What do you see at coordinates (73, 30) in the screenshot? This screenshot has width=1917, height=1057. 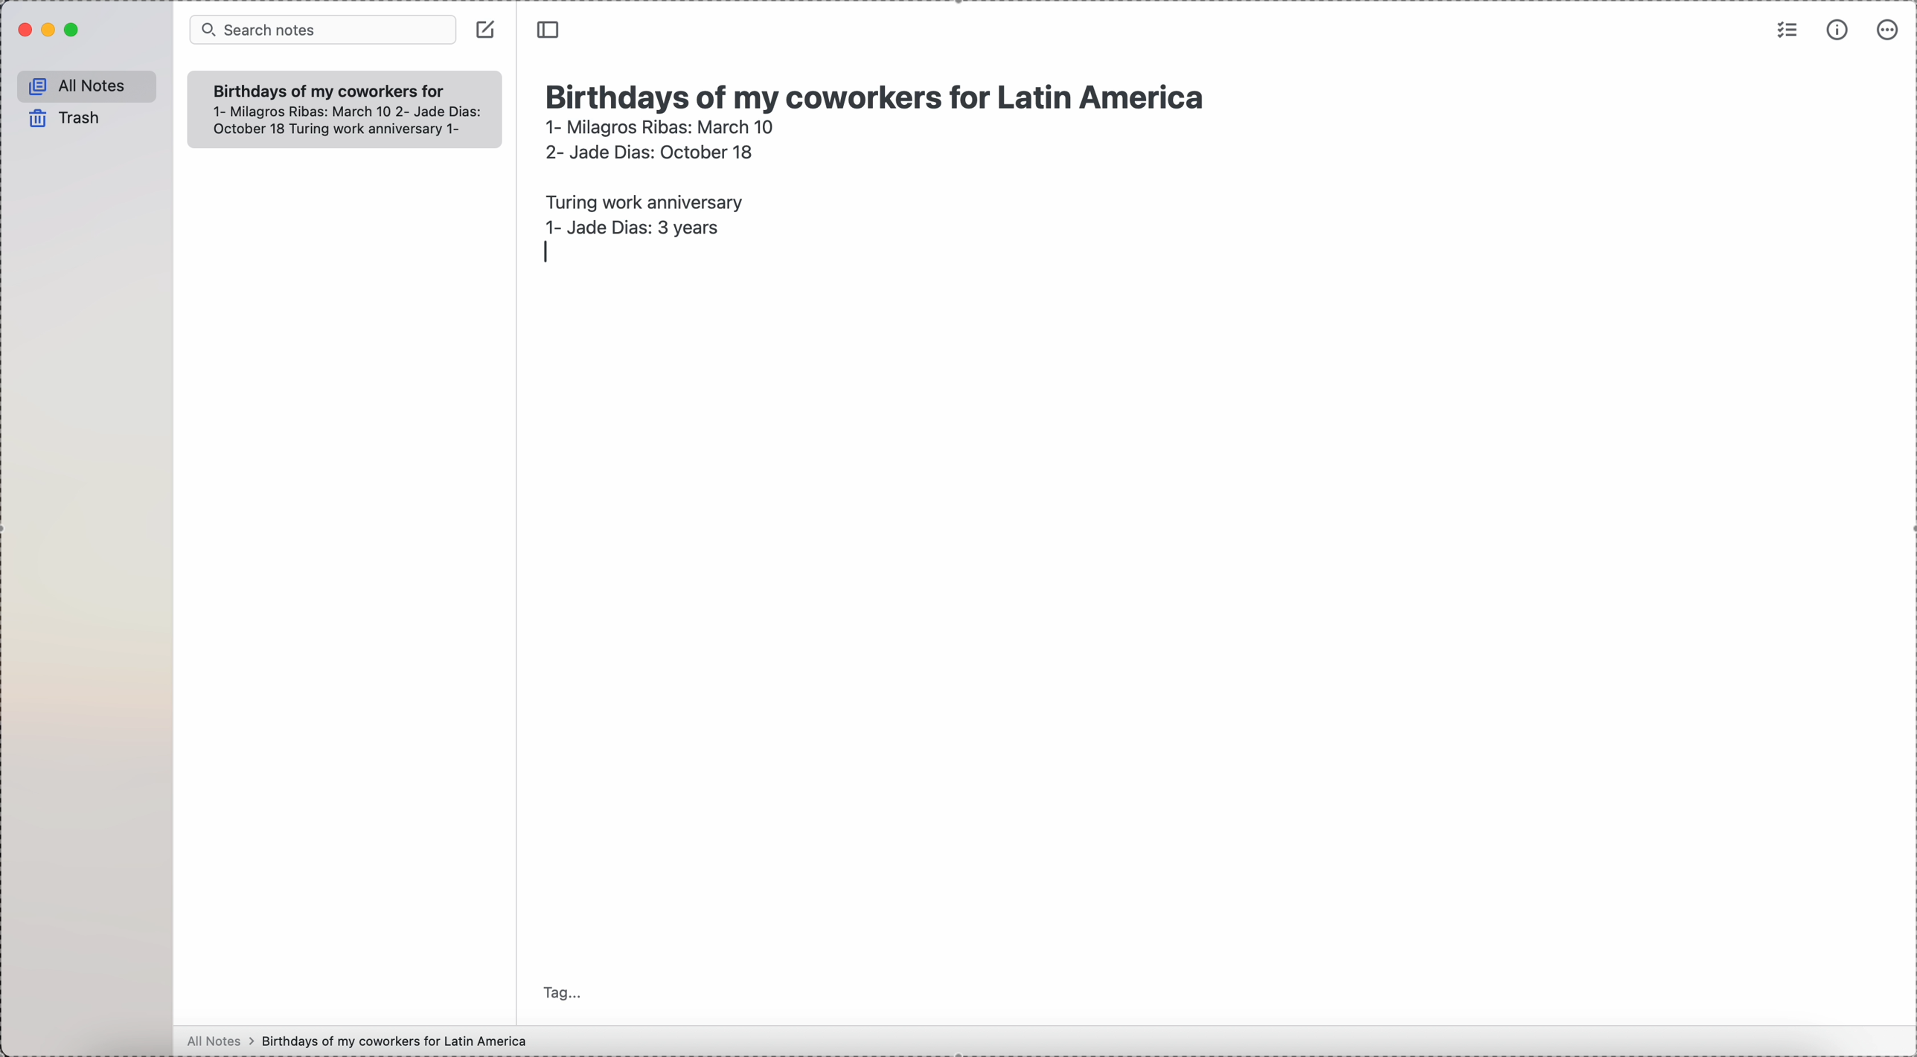 I see `maximize Simplenote` at bounding box center [73, 30].